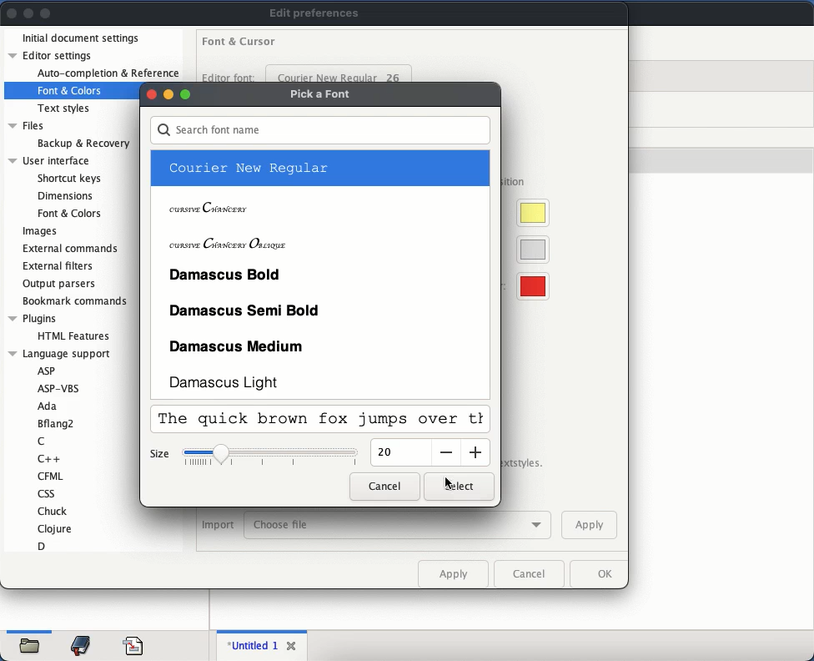 Image resolution: width=814 pixels, height=661 pixels. I want to click on D, so click(44, 545).